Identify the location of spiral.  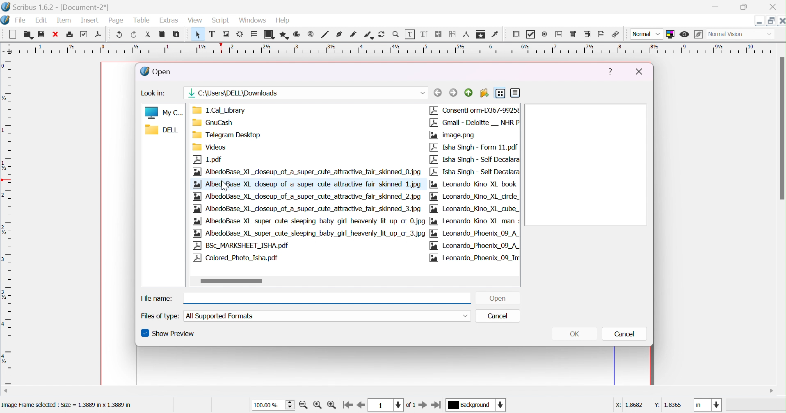
(311, 34).